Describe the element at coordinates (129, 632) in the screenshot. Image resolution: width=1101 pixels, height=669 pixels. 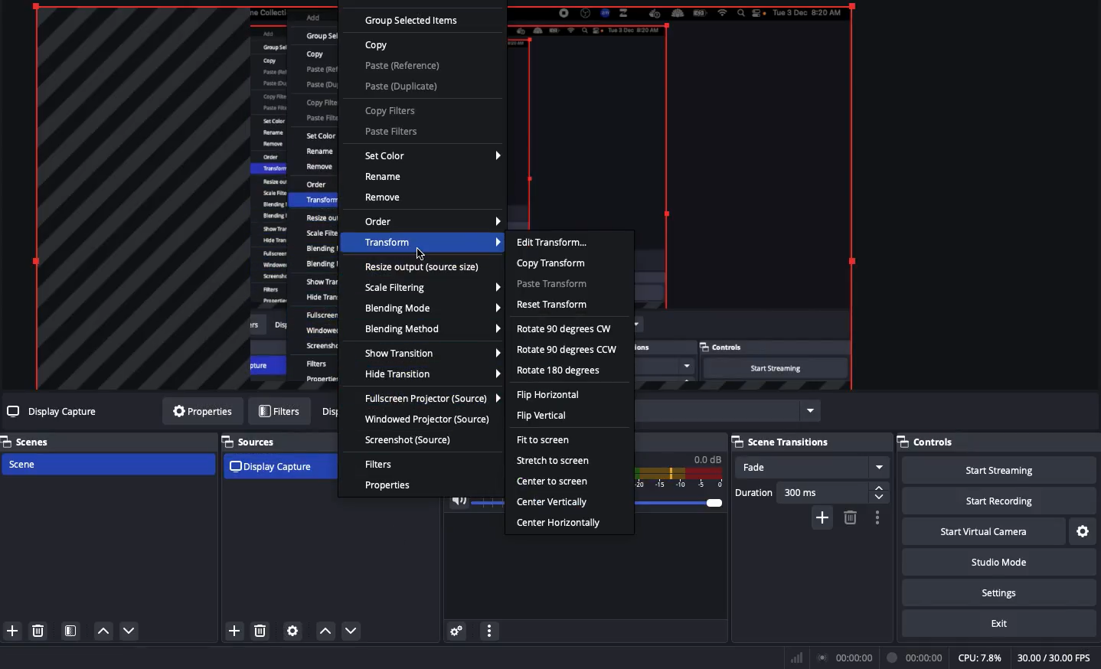
I see `Move down` at that location.